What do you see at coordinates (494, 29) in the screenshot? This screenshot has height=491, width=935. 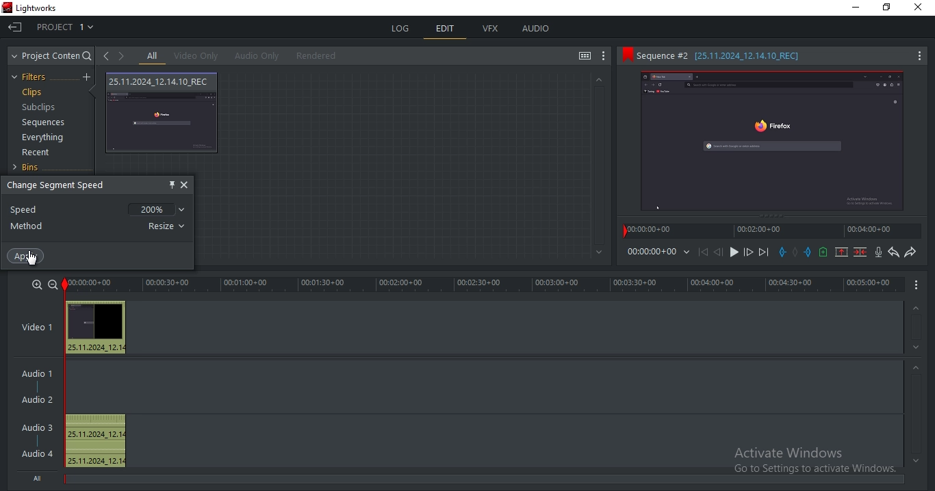 I see `vfx` at bounding box center [494, 29].